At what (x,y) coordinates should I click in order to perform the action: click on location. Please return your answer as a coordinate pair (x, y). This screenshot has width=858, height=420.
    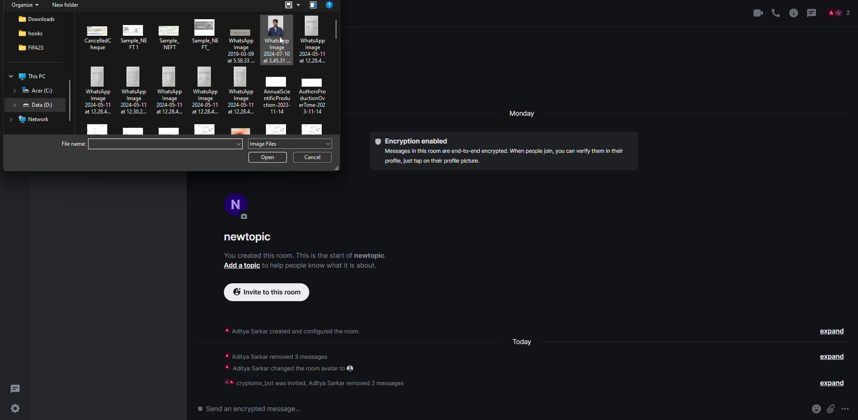
    Looking at the image, I should click on (33, 105).